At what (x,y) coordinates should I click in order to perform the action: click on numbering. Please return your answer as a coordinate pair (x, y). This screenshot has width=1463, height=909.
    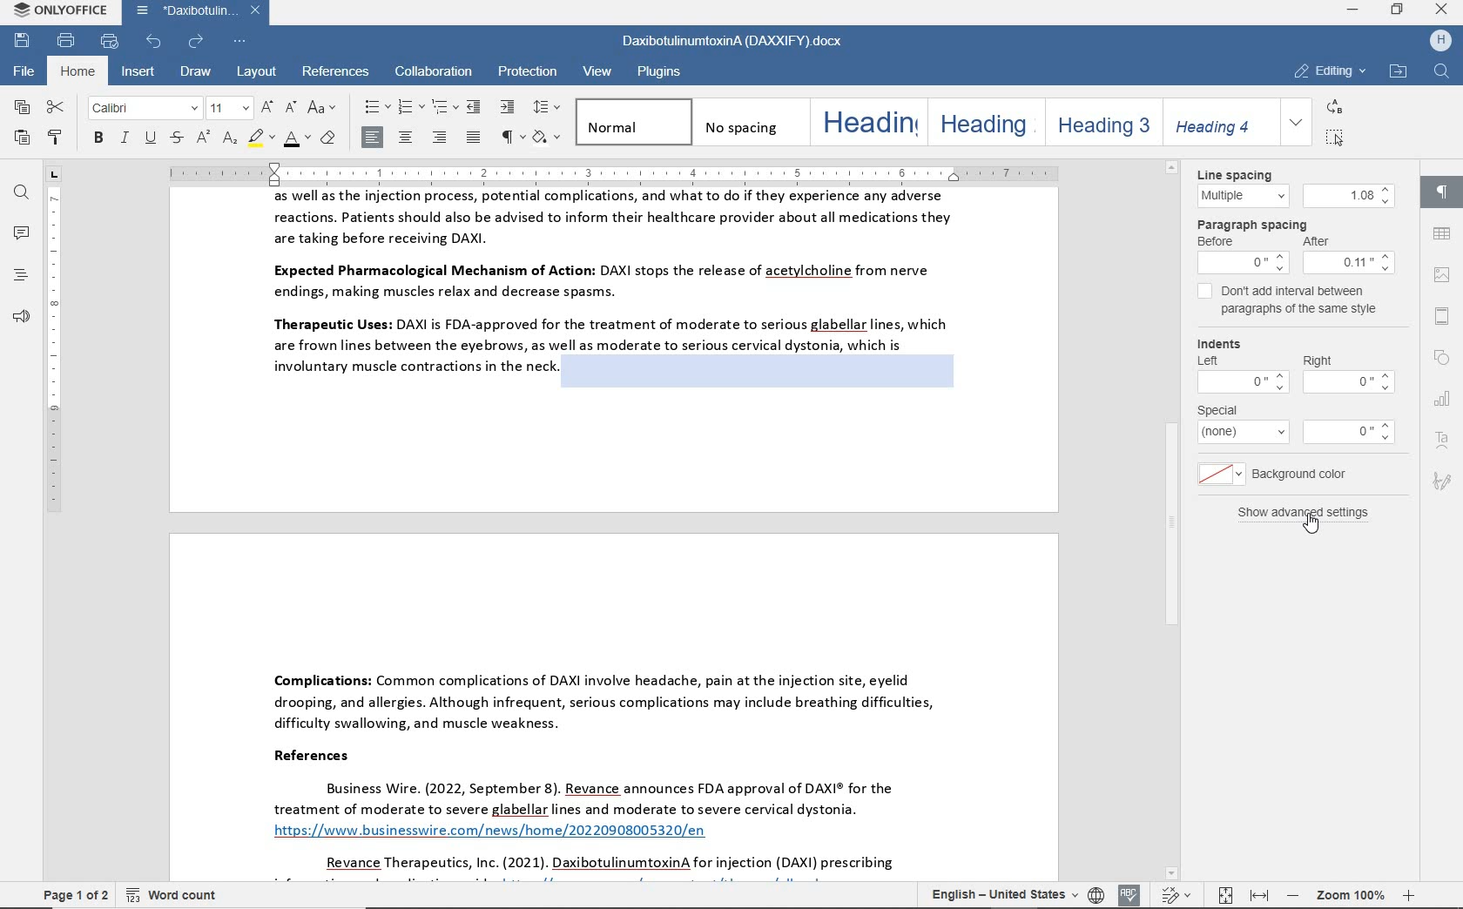
    Looking at the image, I should click on (408, 108).